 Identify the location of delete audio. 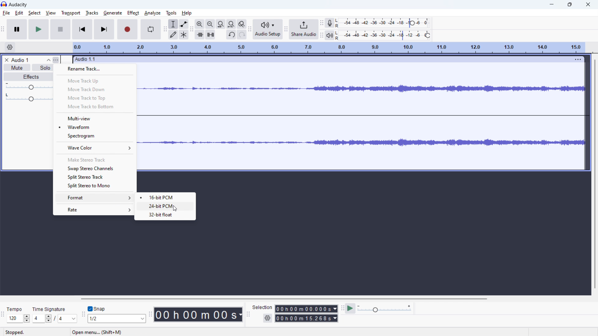
(6, 60).